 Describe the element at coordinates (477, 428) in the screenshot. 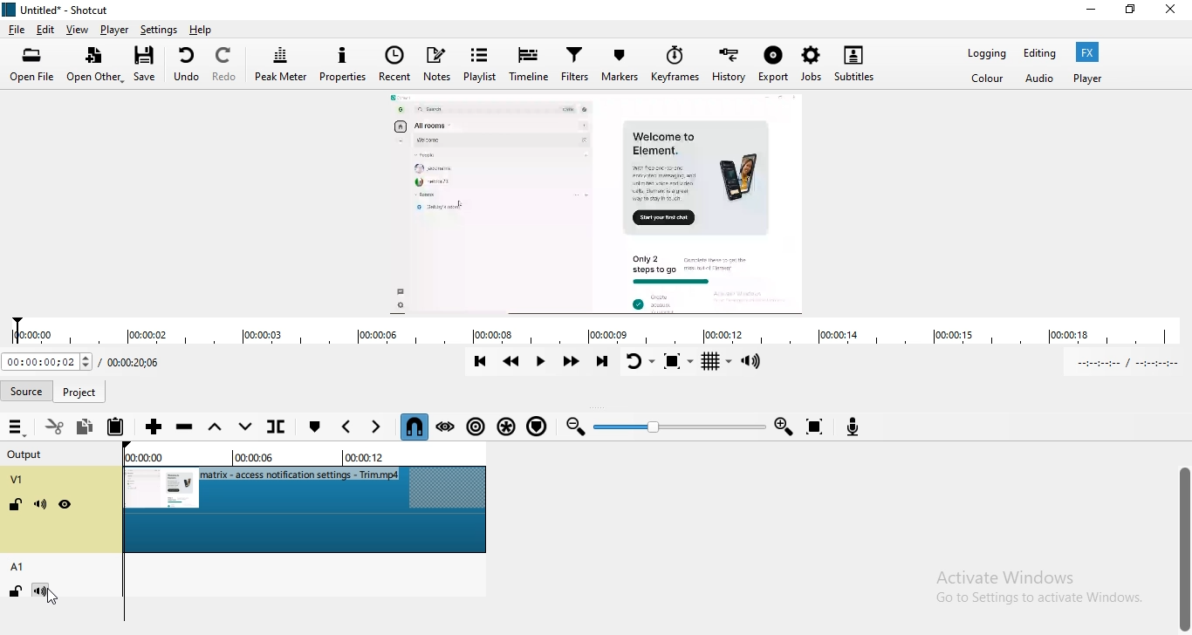

I see `Ripple` at that location.